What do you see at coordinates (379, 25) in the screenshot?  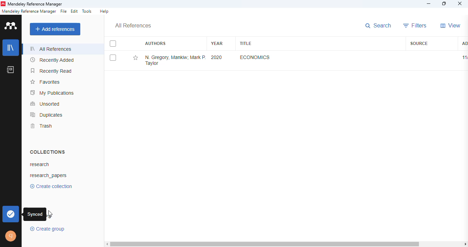 I see `search` at bounding box center [379, 25].